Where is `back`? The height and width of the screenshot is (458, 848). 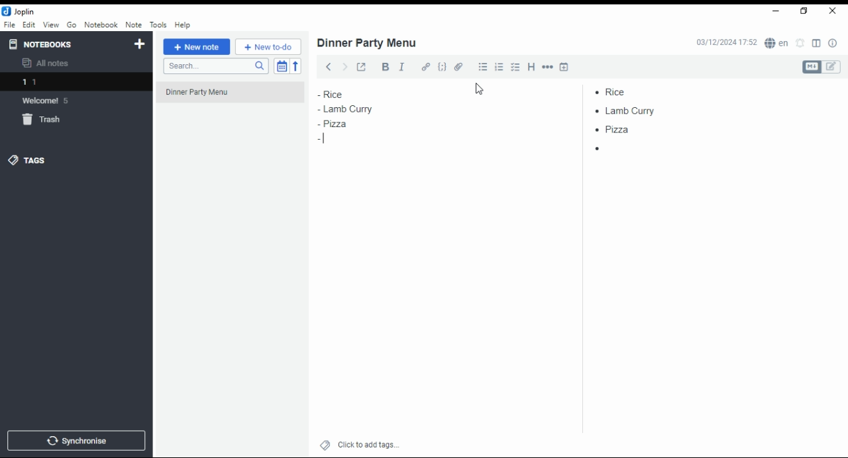
back is located at coordinates (326, 66).